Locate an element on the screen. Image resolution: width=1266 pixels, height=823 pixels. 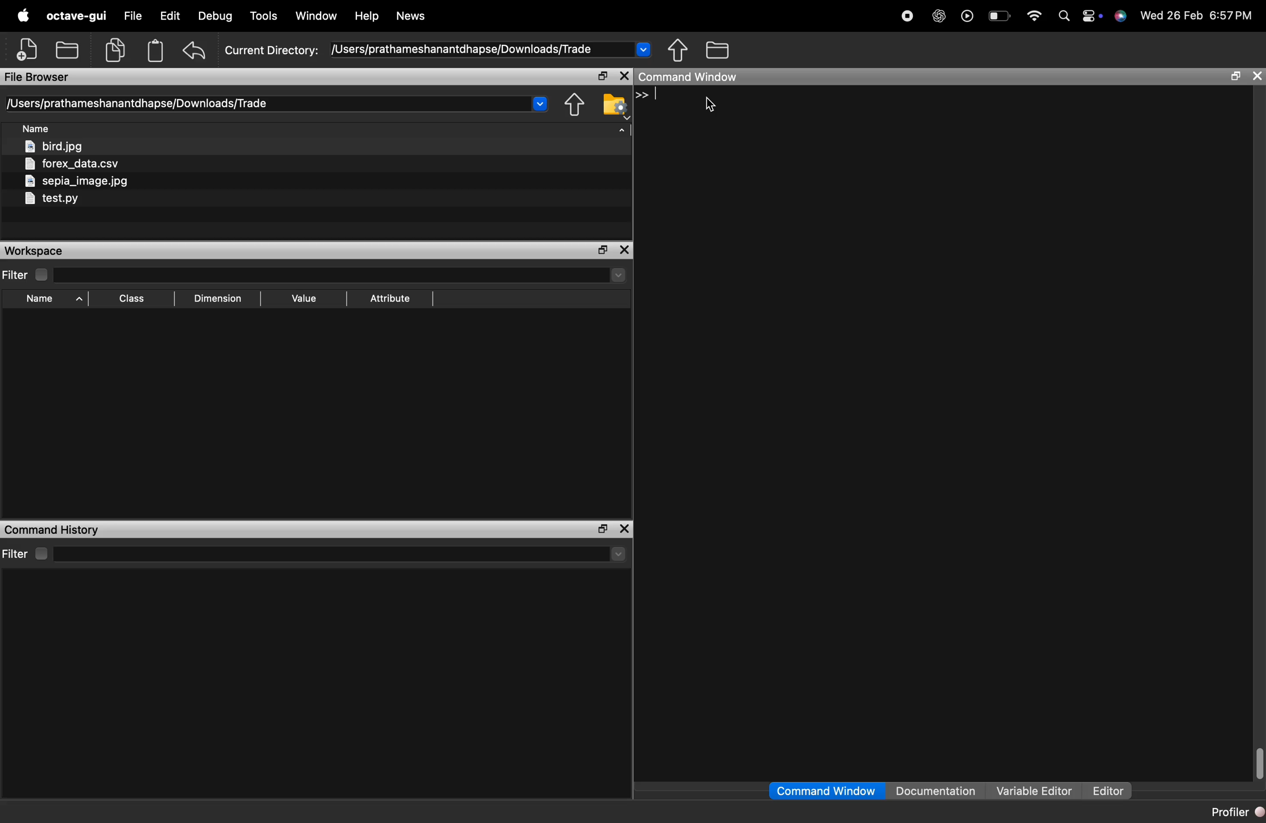
line 1 is located at coordinates (647, 95).